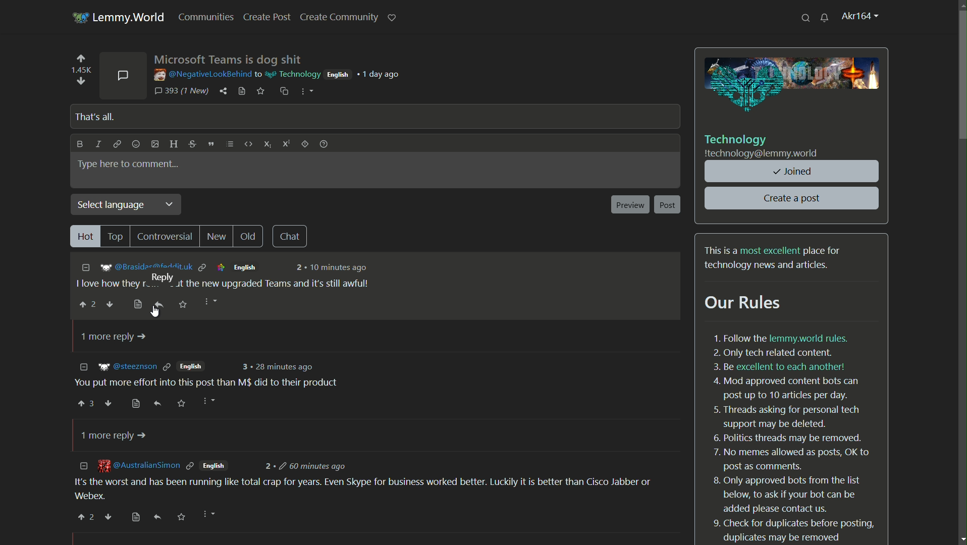  Describe the element at coordinates (131, 18) in the screenshot. I see `lemmy.world` at that location.